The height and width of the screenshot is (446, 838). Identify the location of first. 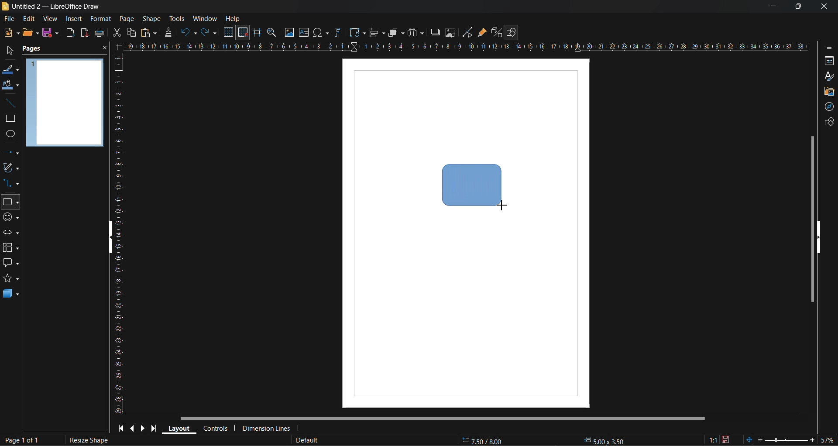
(120, 428).